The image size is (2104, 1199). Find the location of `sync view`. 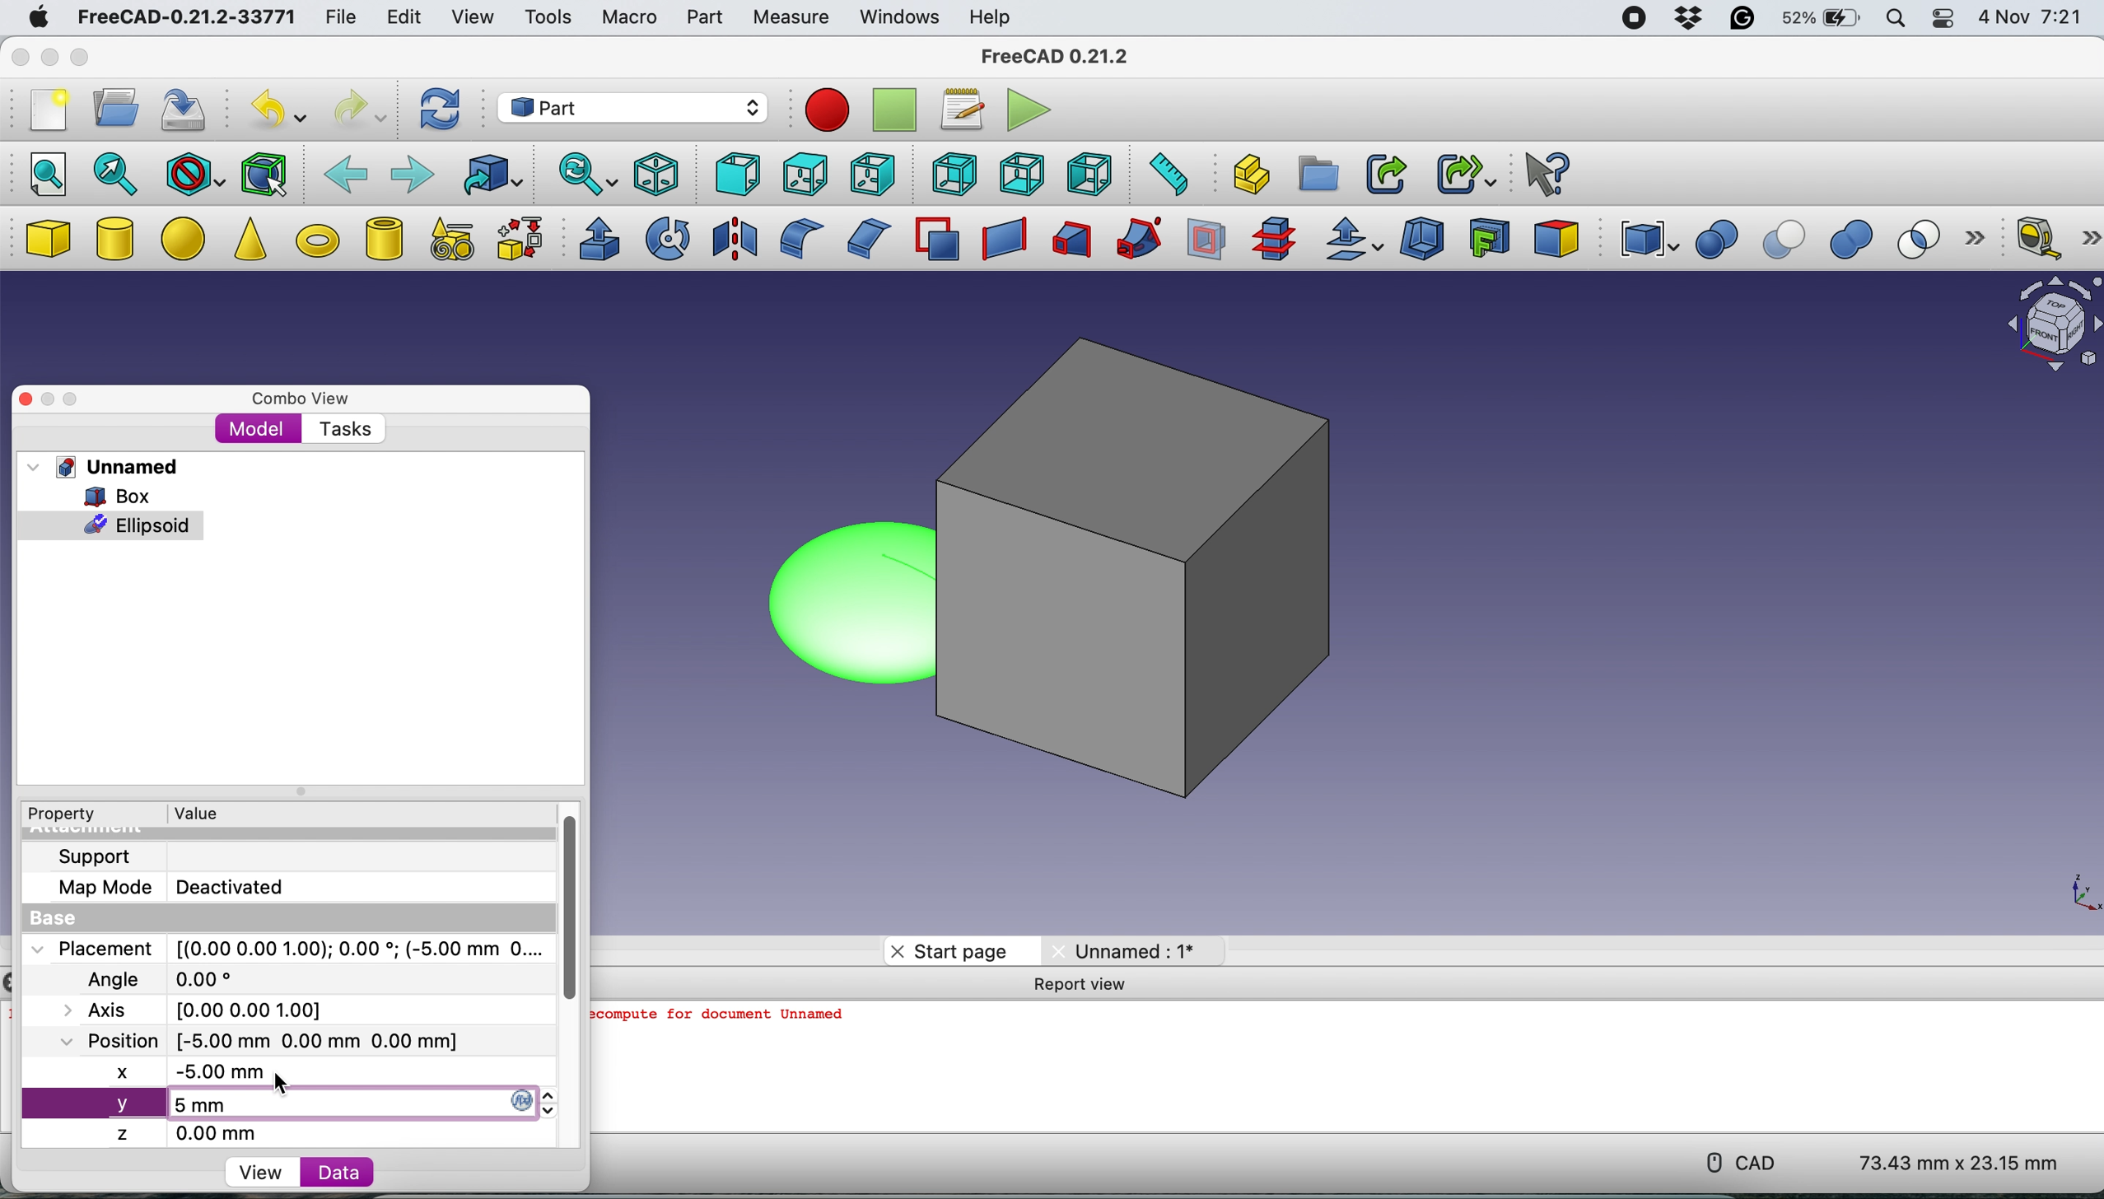

sync view is located at coordinates (584, 176).